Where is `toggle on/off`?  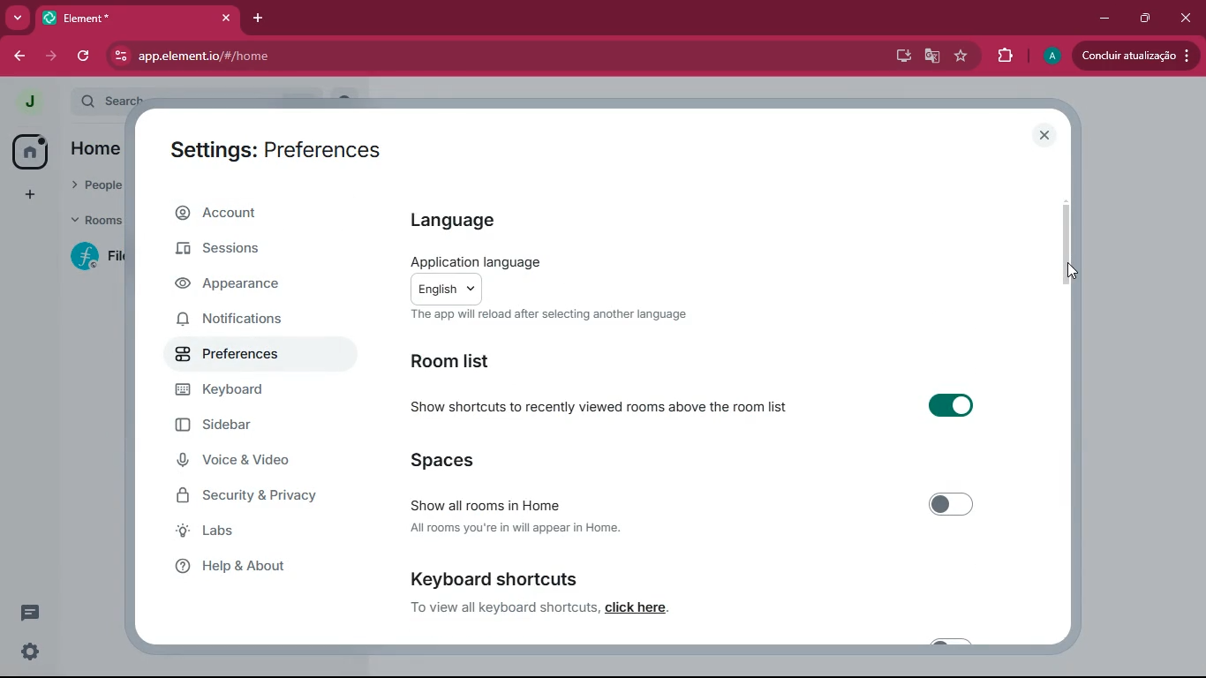
toggle on/off is located at coordinates (951, 405).